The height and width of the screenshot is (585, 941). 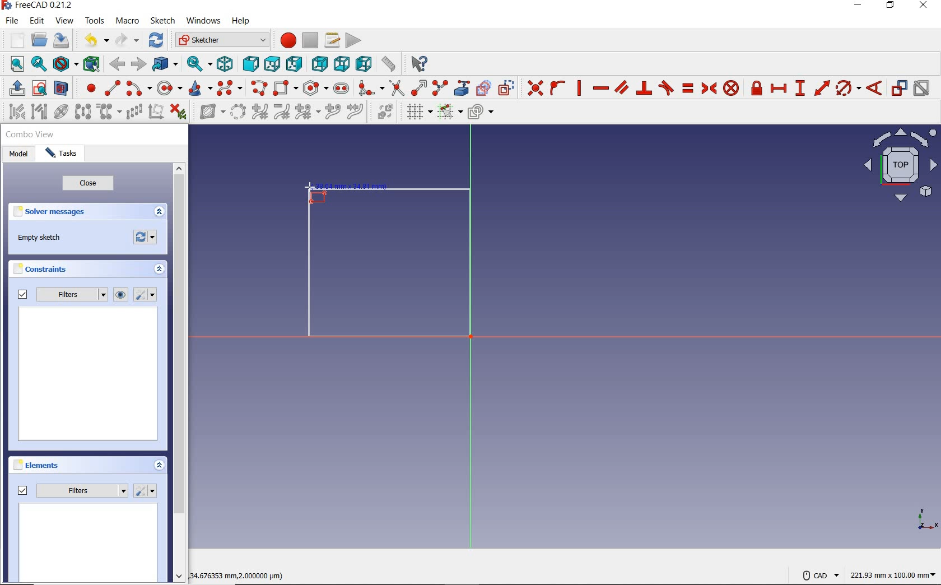 I want to click on constrain perpendicular, so click(x=644, y=88).